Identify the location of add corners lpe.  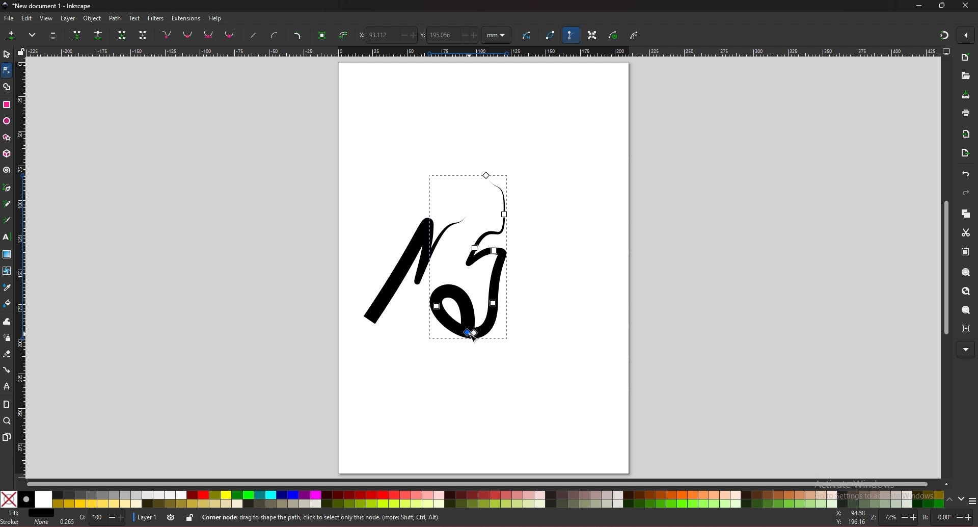
(297, 36).